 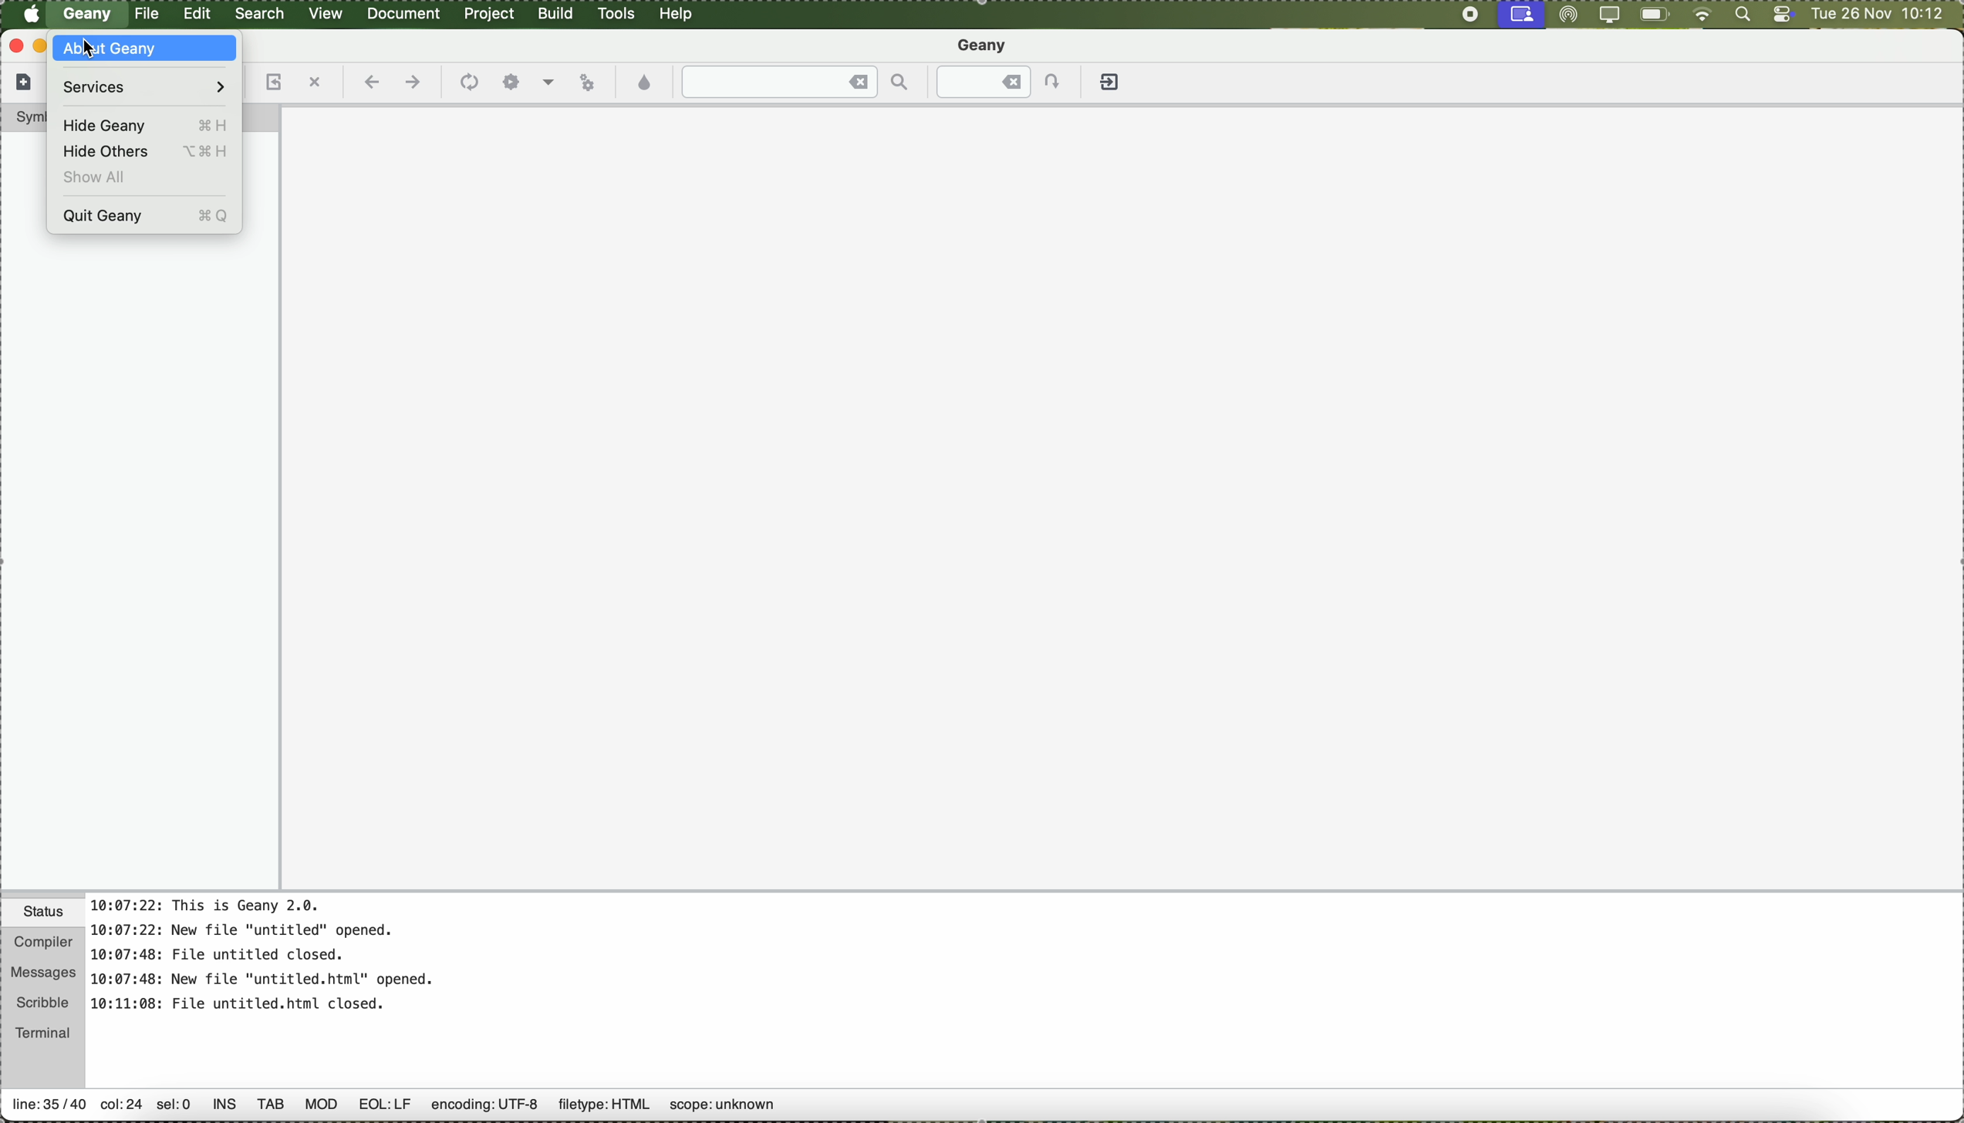 What do you see at coordinates (794, 82) in the screenshot?
I see `find the entered text in the current file` at bounding box center [794, 82].